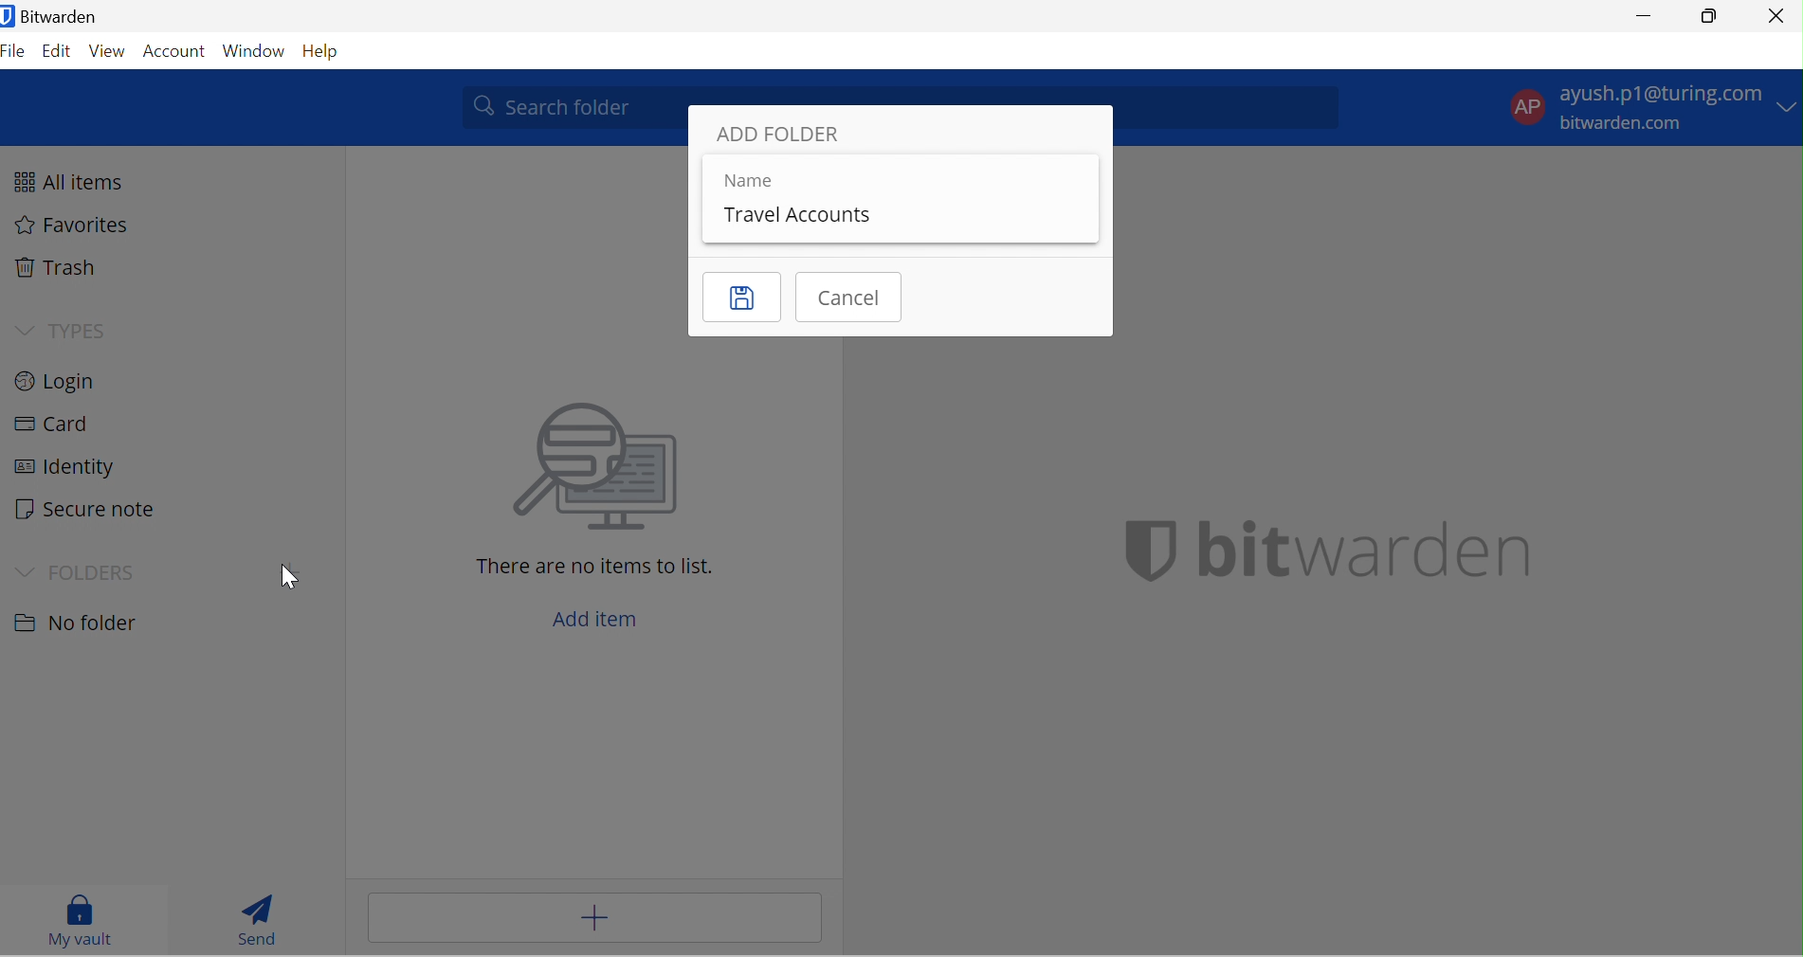  Describe the element at coordinates (59, 424) in the screenshot. I see `Card` at that location.